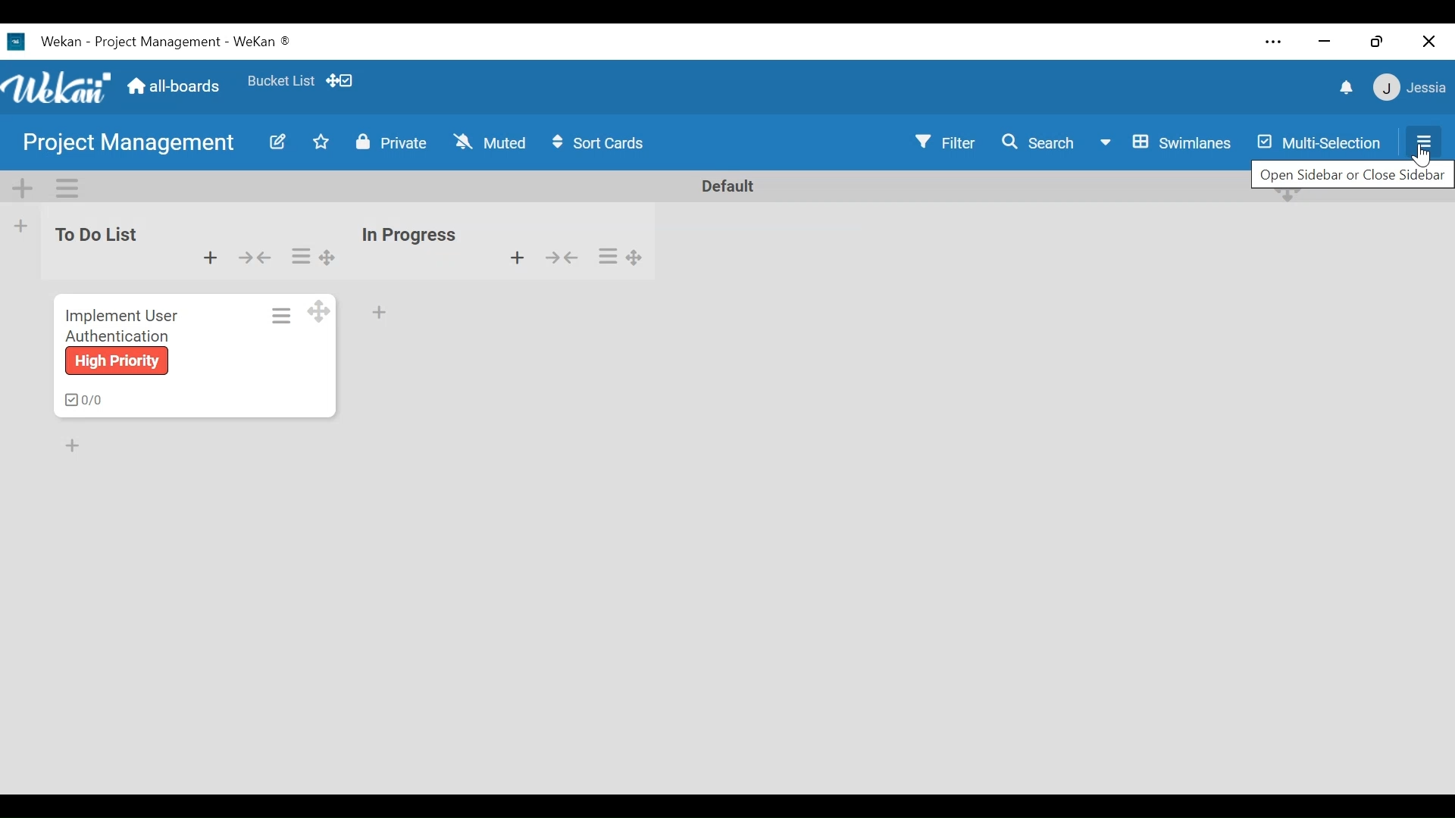 This screenshot has height=818, width=1455. Describe the element at coordinates (280, 315) in the screenshot. I see `Card actions` at that location.